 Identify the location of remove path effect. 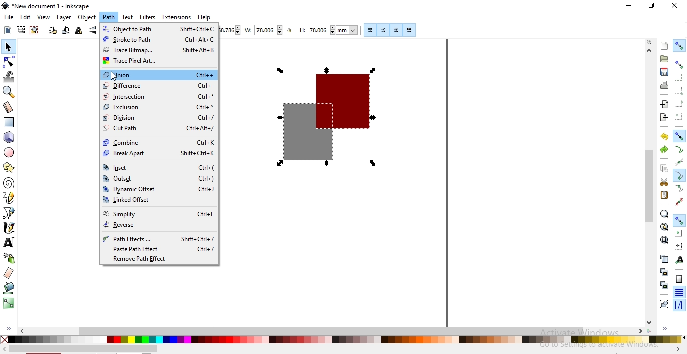
(160, 259).